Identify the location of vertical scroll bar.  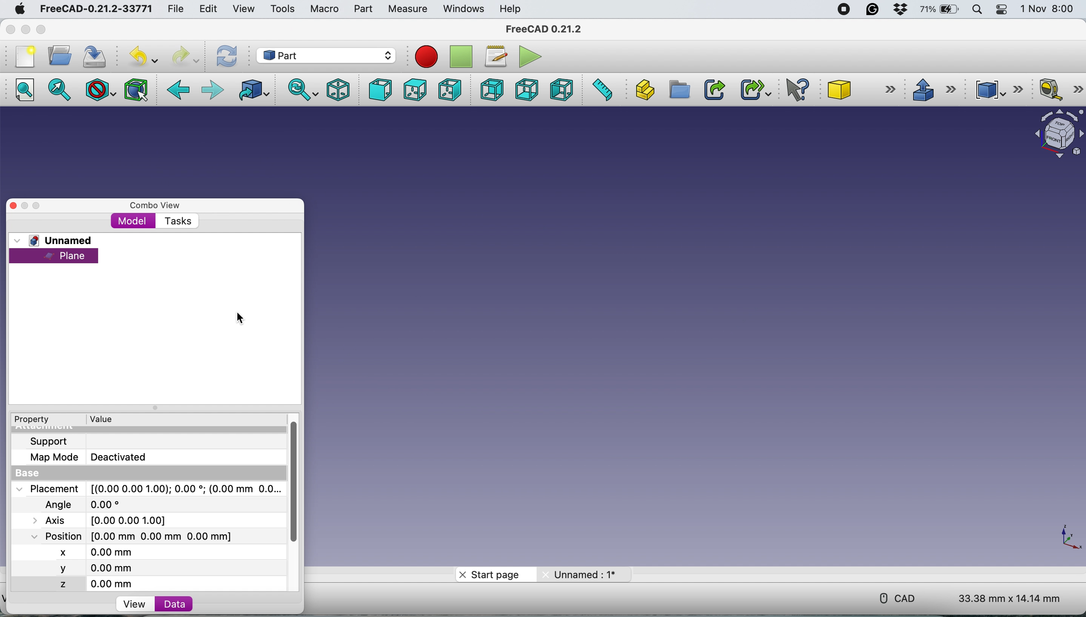
(295, 481).